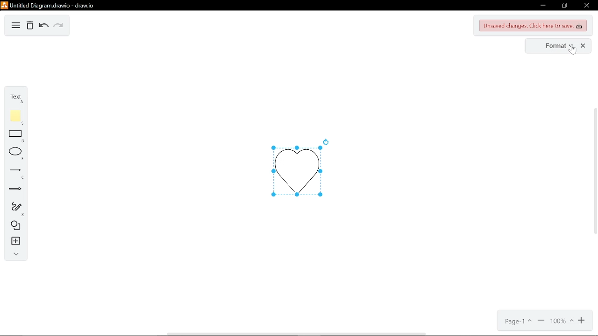 The height and width of the screenshot is (336, 598). I want to click on page, so click(516, 322).